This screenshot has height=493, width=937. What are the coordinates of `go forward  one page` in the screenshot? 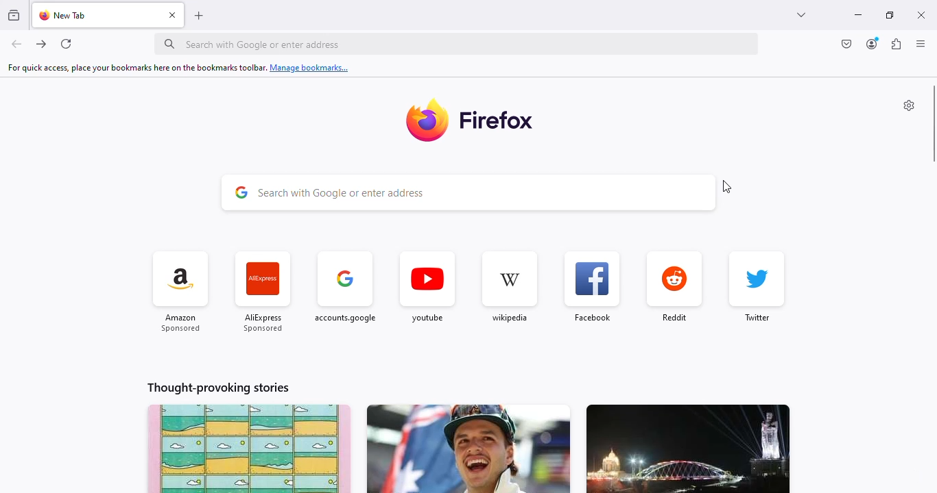 It's located at (42, 44).